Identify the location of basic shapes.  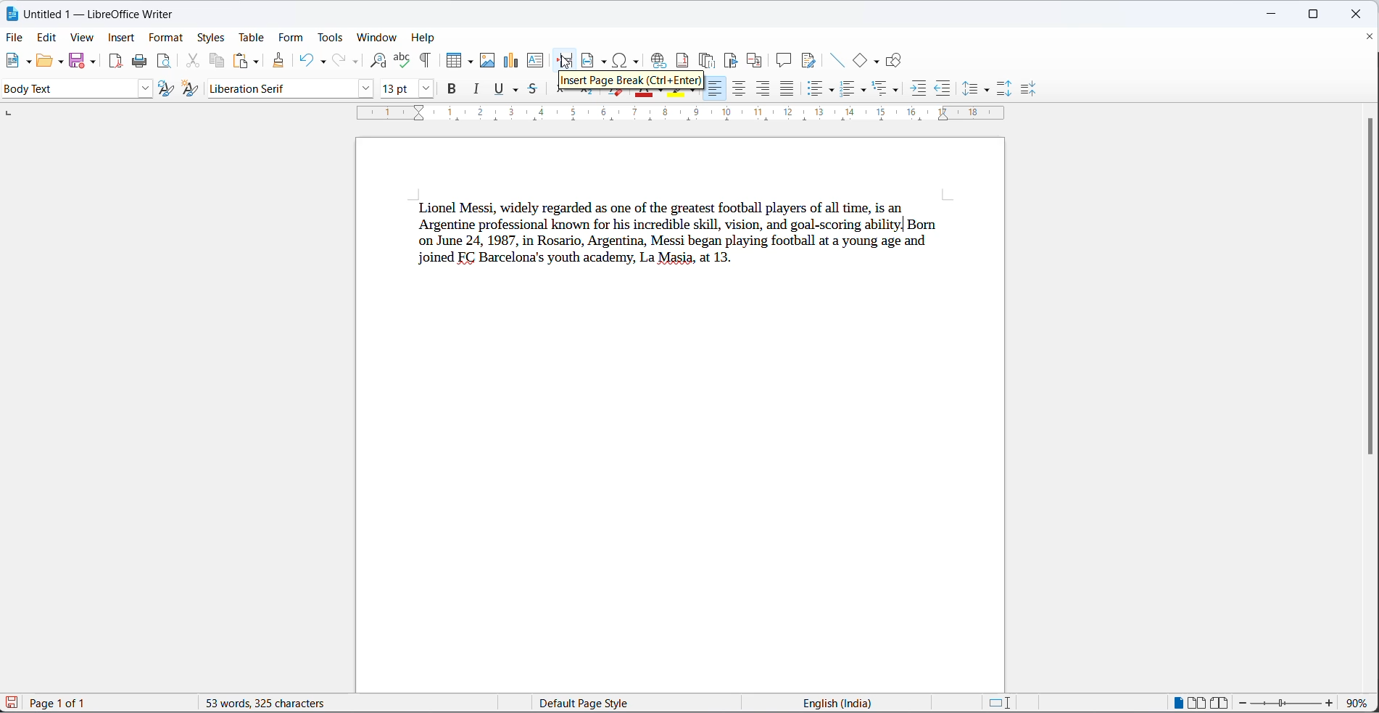
(862, 60).